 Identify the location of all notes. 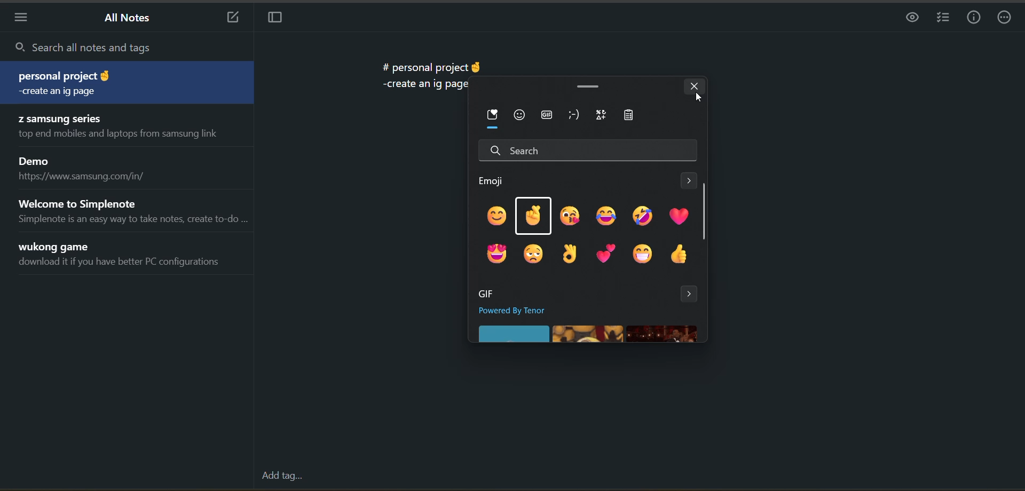
(128, 19).